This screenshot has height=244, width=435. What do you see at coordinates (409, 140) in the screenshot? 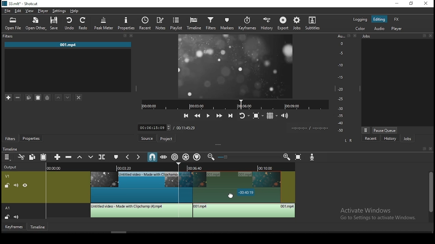
I see `jobs` at bounding box center [409, 140].